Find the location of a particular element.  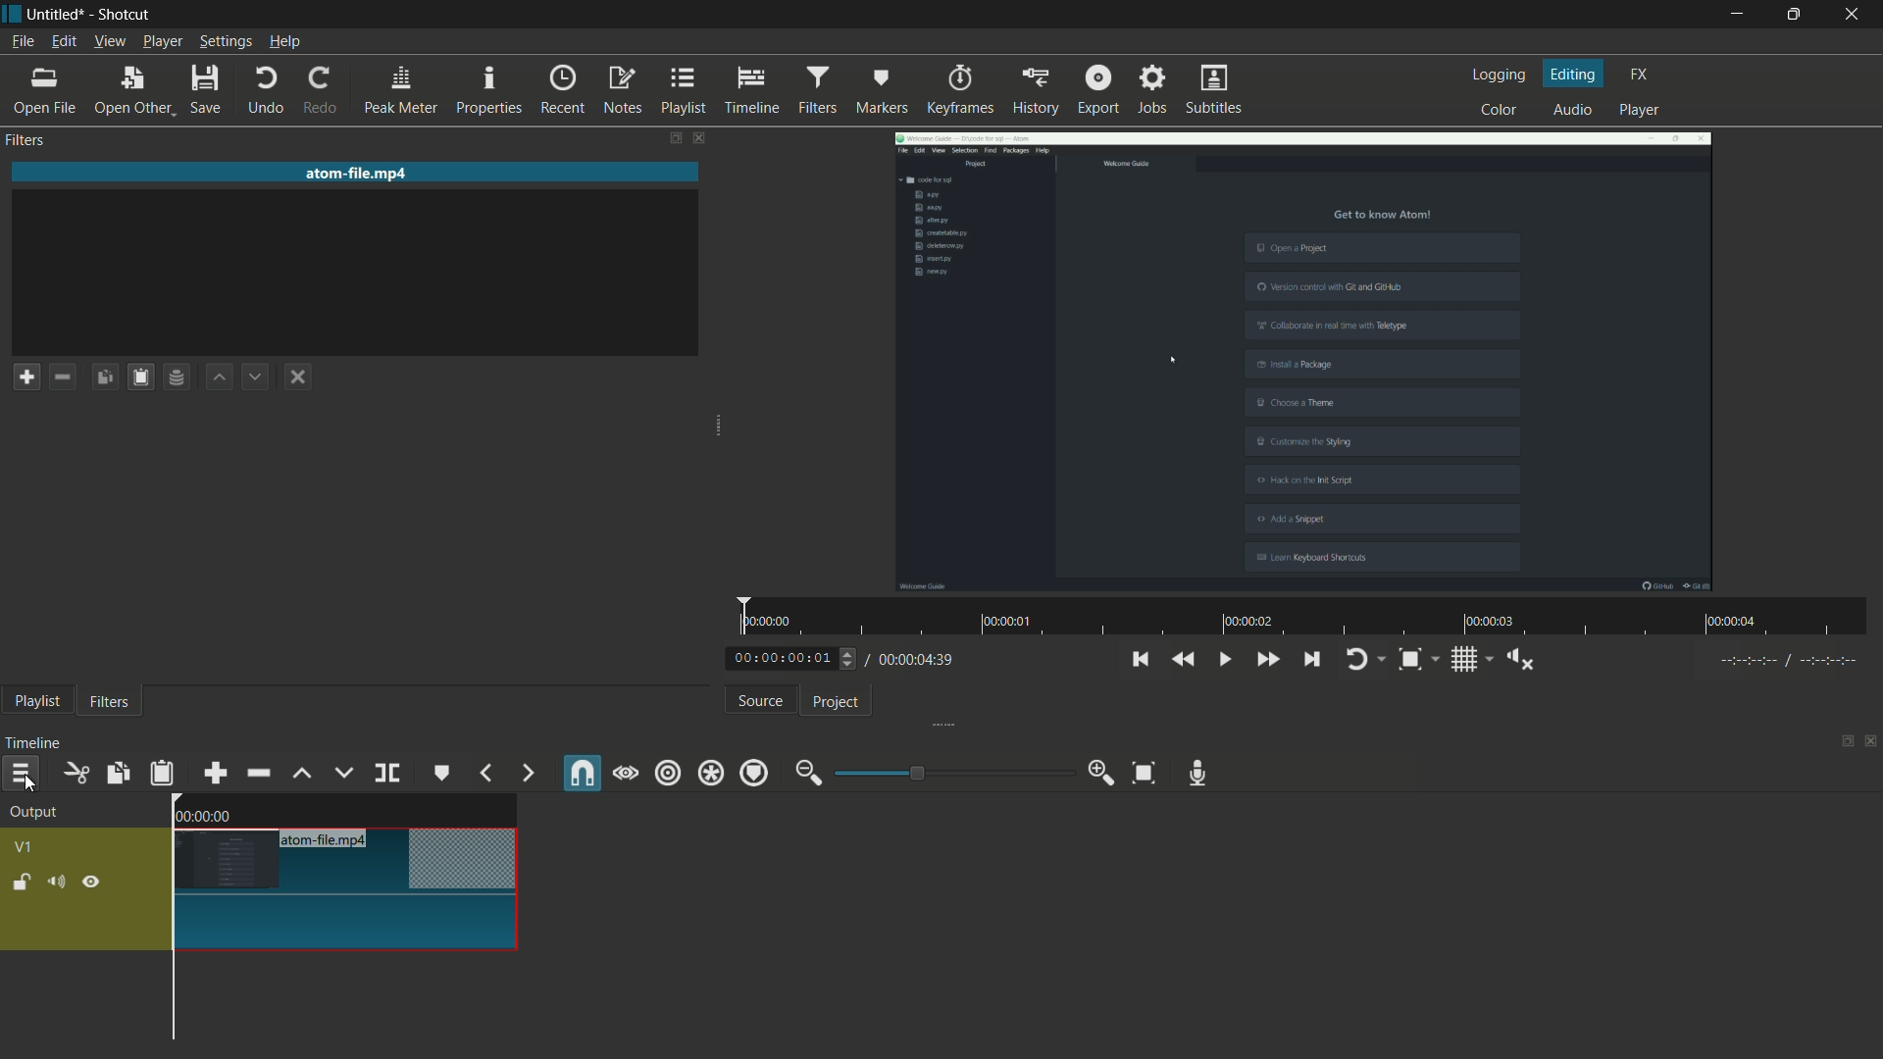

view menu is located at coordinates (112, 41).